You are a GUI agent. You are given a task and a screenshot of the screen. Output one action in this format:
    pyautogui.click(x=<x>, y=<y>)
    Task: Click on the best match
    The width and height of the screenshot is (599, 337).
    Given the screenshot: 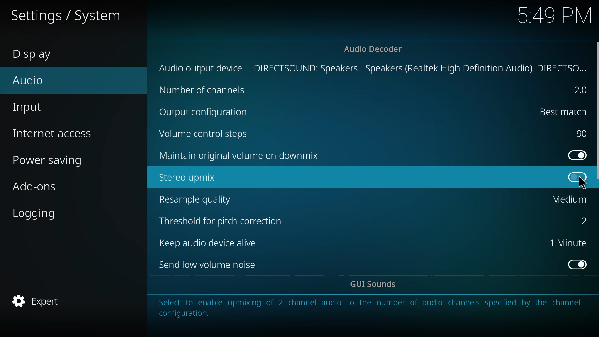 What is the action you would take?
    pyautogui.click(x=561, y=111)
    